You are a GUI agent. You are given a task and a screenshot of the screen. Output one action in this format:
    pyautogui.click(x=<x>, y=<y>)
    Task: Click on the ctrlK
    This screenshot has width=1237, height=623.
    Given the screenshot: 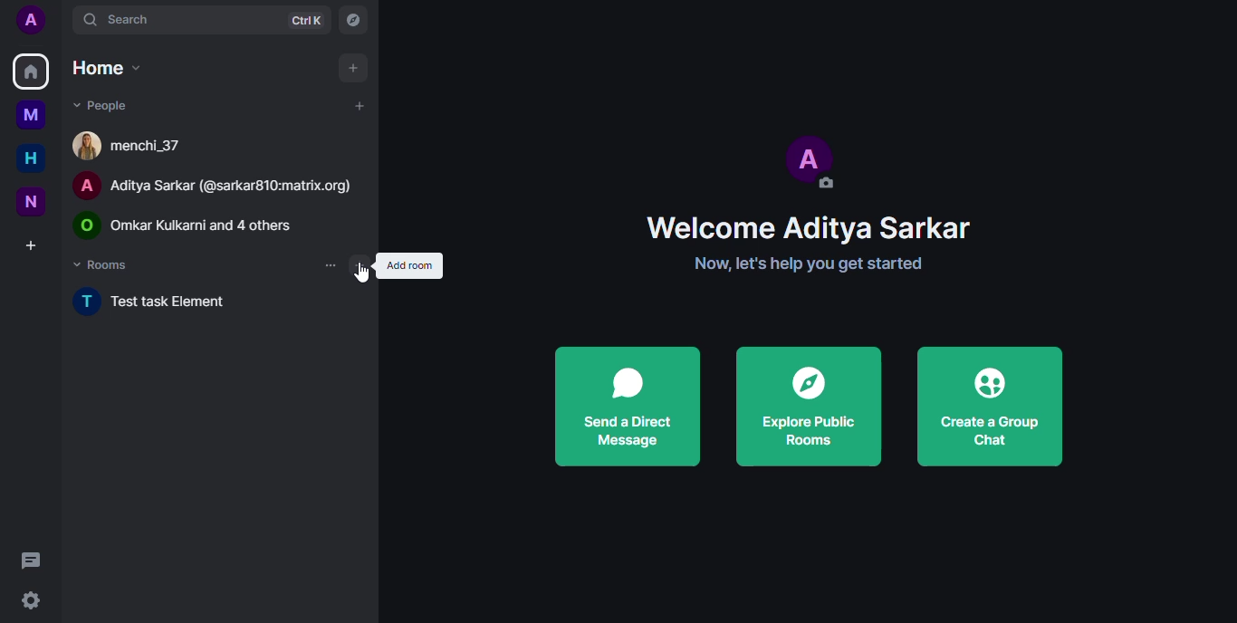 What is the action you would take?
    pyautogui.click(x=307, y=20)
    